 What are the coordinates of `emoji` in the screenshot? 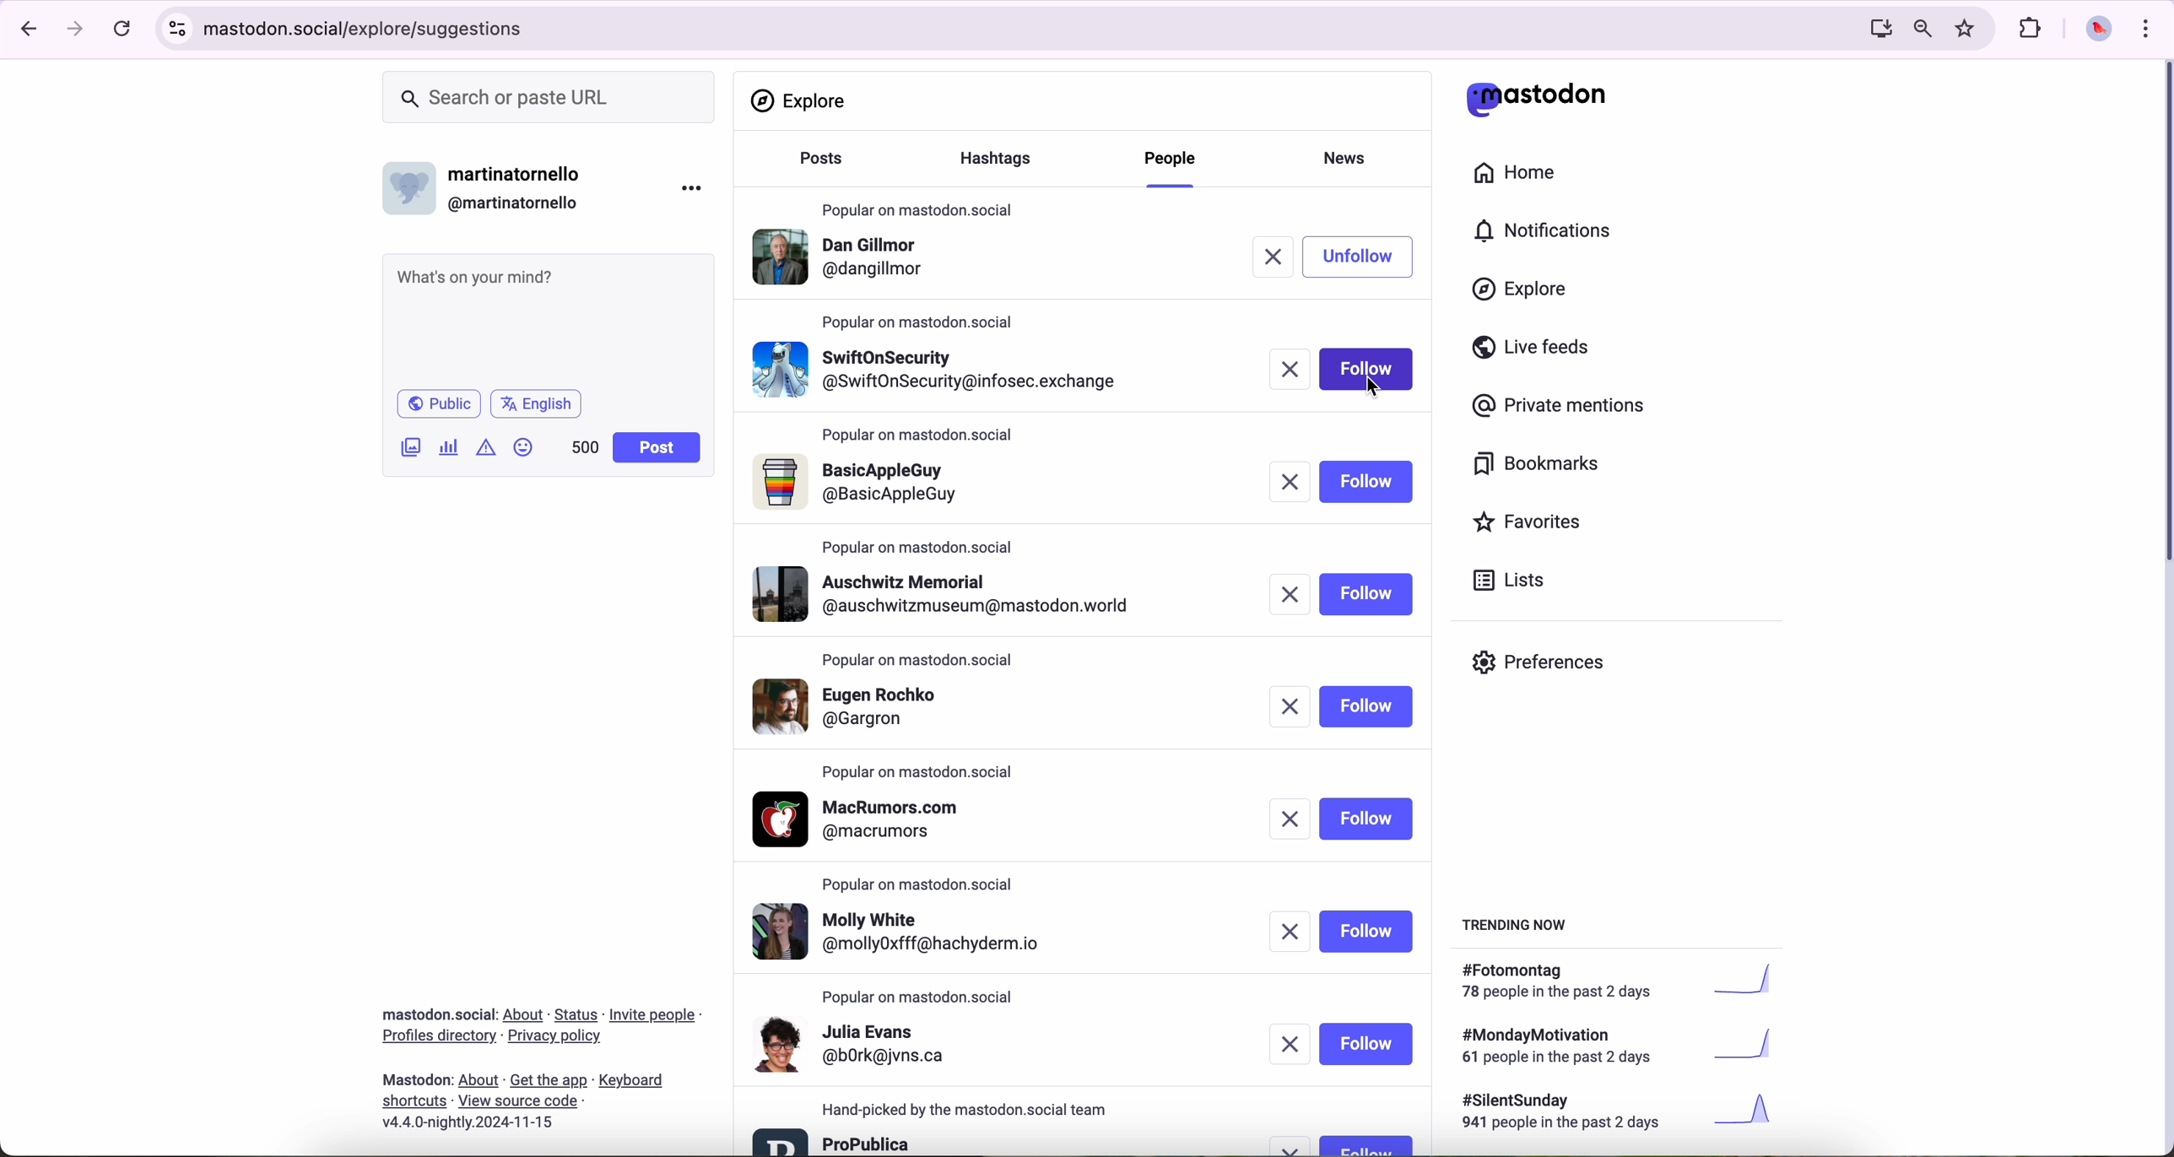 It's located at (524, 446).